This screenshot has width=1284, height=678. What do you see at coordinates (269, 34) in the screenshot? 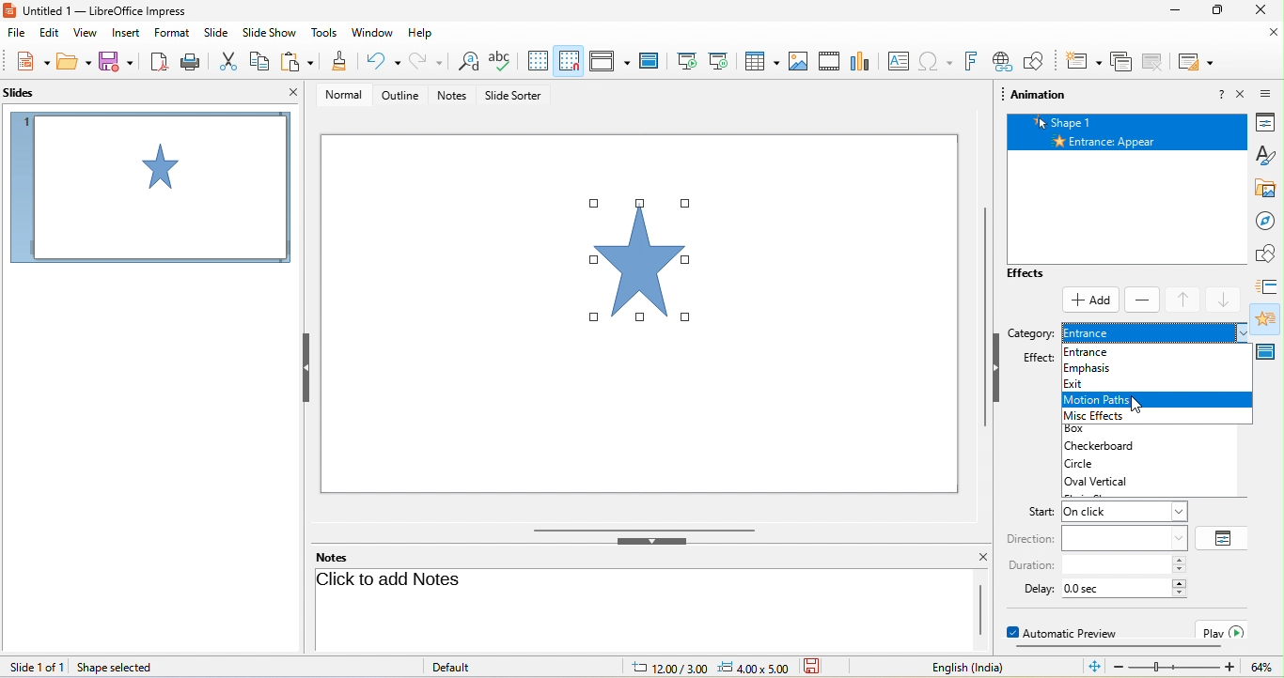
I see `slideshow` at bounding box center [269, 34].